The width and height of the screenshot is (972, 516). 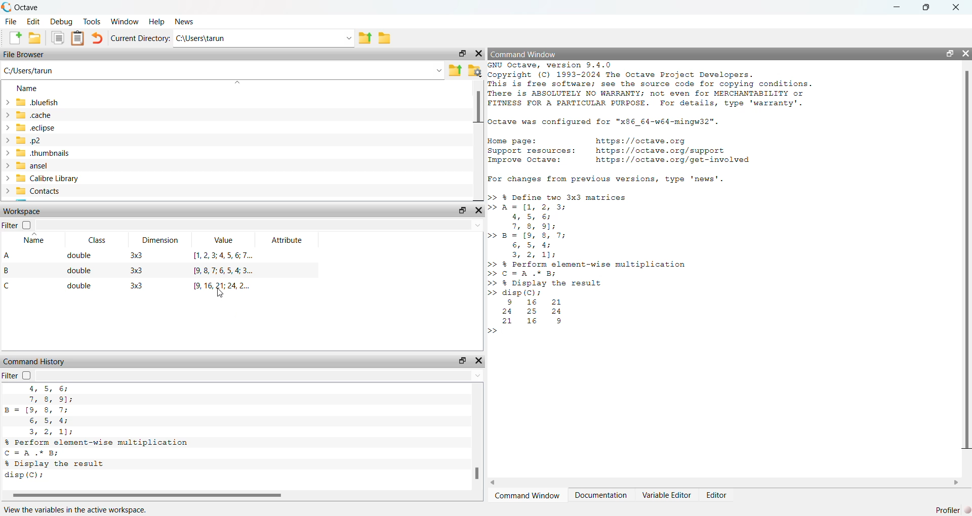 What do you see at coordinates (221, 294) in the screenshot?
I see `Cursor` at bounding box center [221, 294].